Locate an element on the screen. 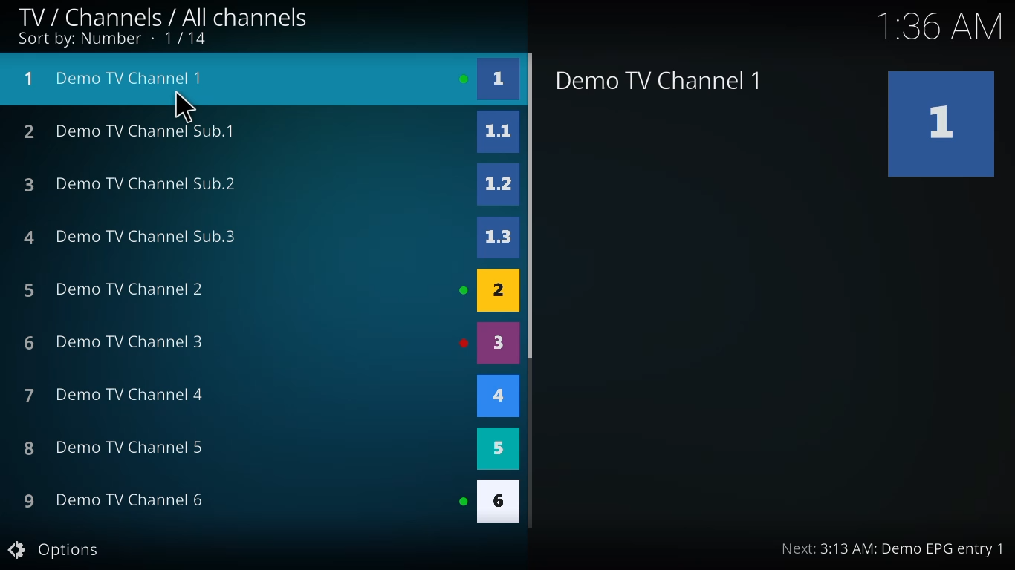 The height and width of the screenshot is (570, 1015). cursor is located at coordinates (188, 106).